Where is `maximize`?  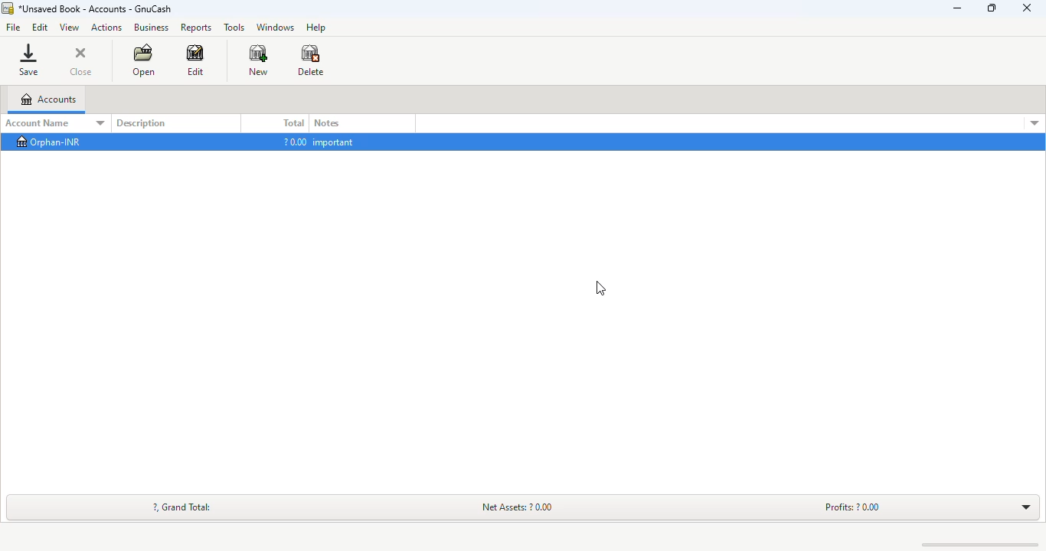
maximize is located at coordinates (992, 8).